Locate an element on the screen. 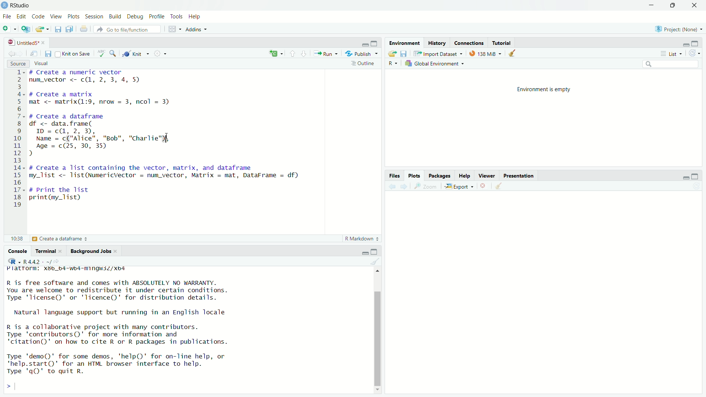 The width and height of the screenshot is (706, 397). Plots is located at coordinates (74, 17).